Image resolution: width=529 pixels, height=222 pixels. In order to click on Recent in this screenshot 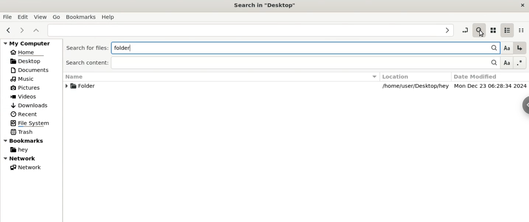, I will do `click(28, 114)`.